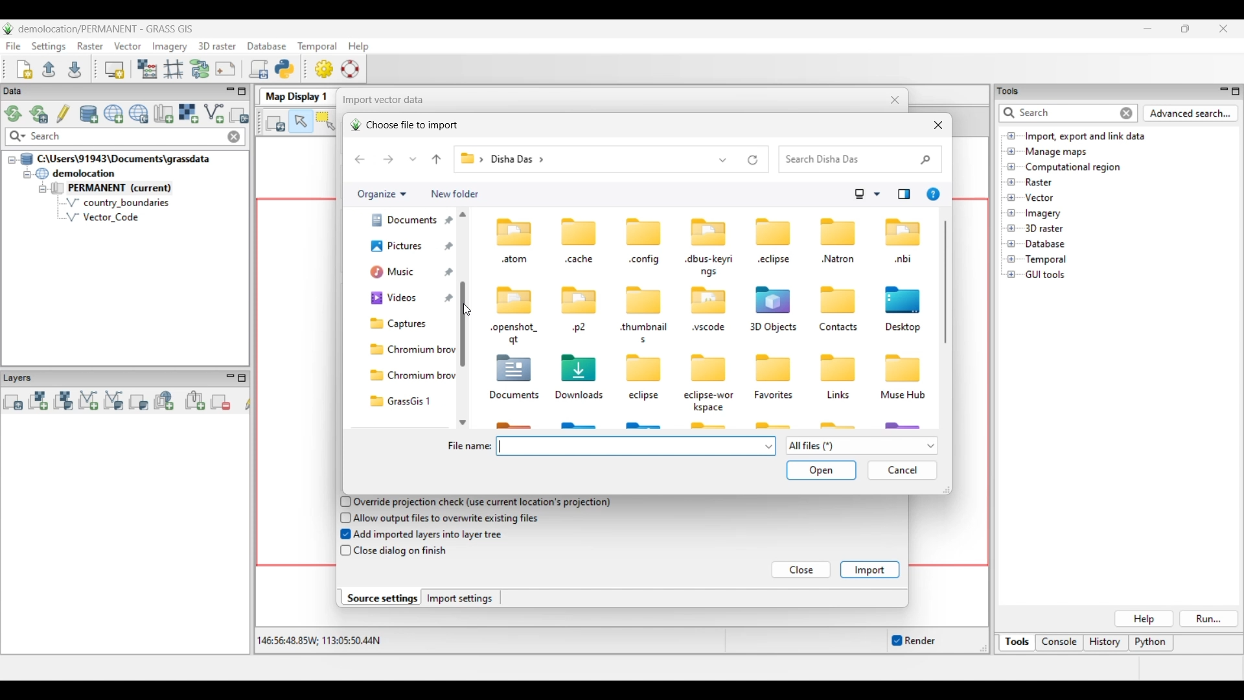 The image size is (1244, 700). Describe the element at coordinates (12, 160) in the screenshot. I see `Collapse file thread ` at that location.